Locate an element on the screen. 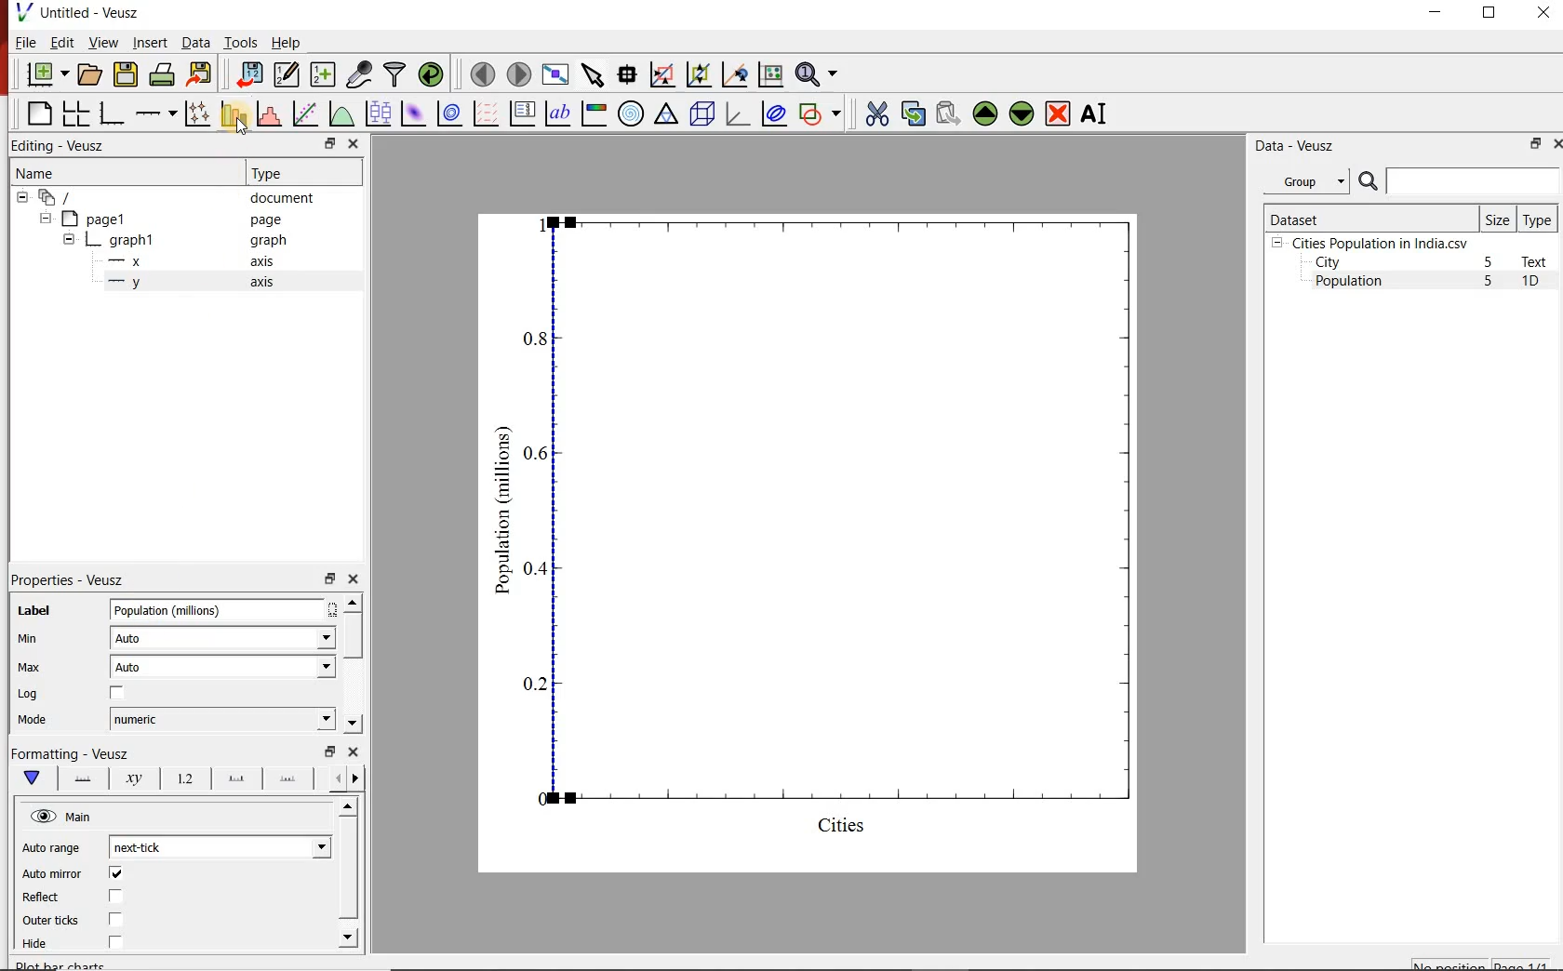 Image resolution: width=1563 pixels, height=971 pixels. Type is located at coordinates (301, 173).